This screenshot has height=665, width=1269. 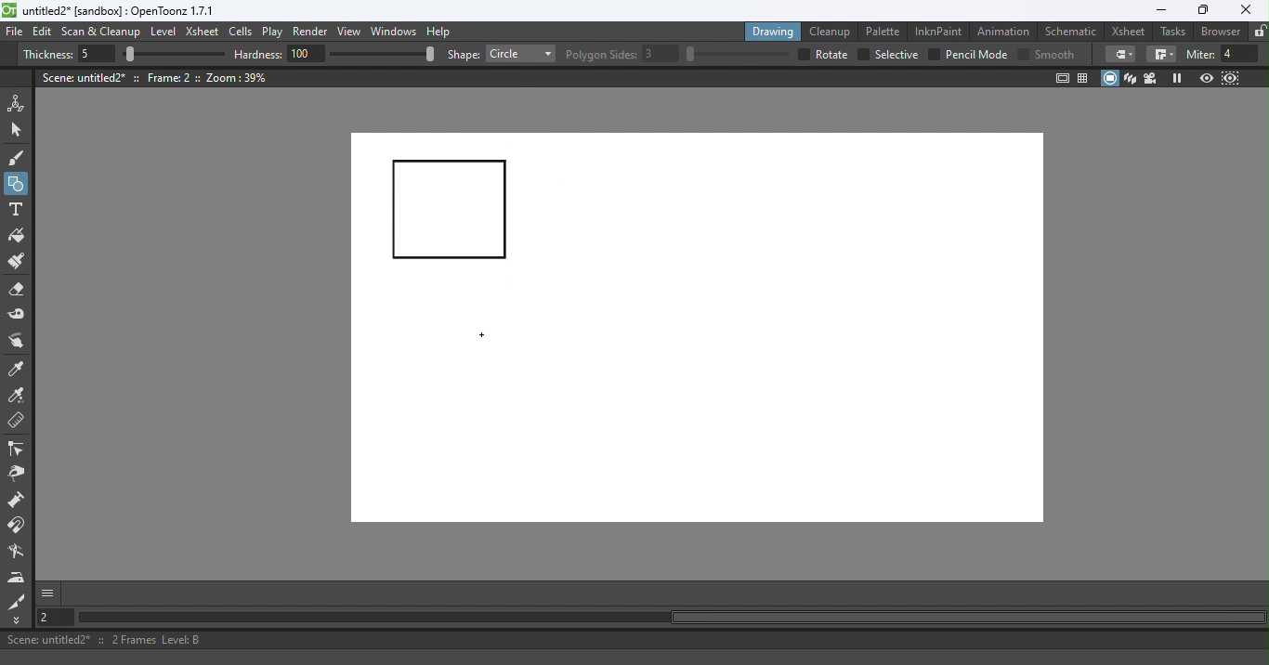 I want to click on Browser, so click(x=1218, y=31).